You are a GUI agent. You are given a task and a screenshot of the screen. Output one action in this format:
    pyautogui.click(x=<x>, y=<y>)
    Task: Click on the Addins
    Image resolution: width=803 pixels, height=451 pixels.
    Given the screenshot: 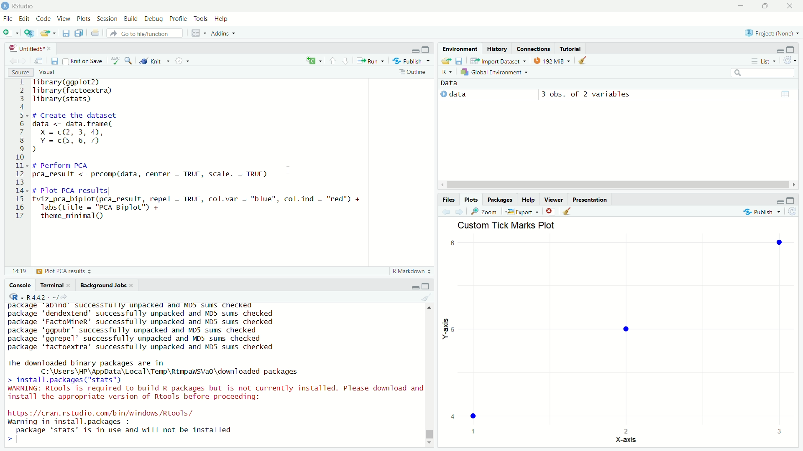 What is the action you would take?
    pyautogui.click(x=223, y=33)
    